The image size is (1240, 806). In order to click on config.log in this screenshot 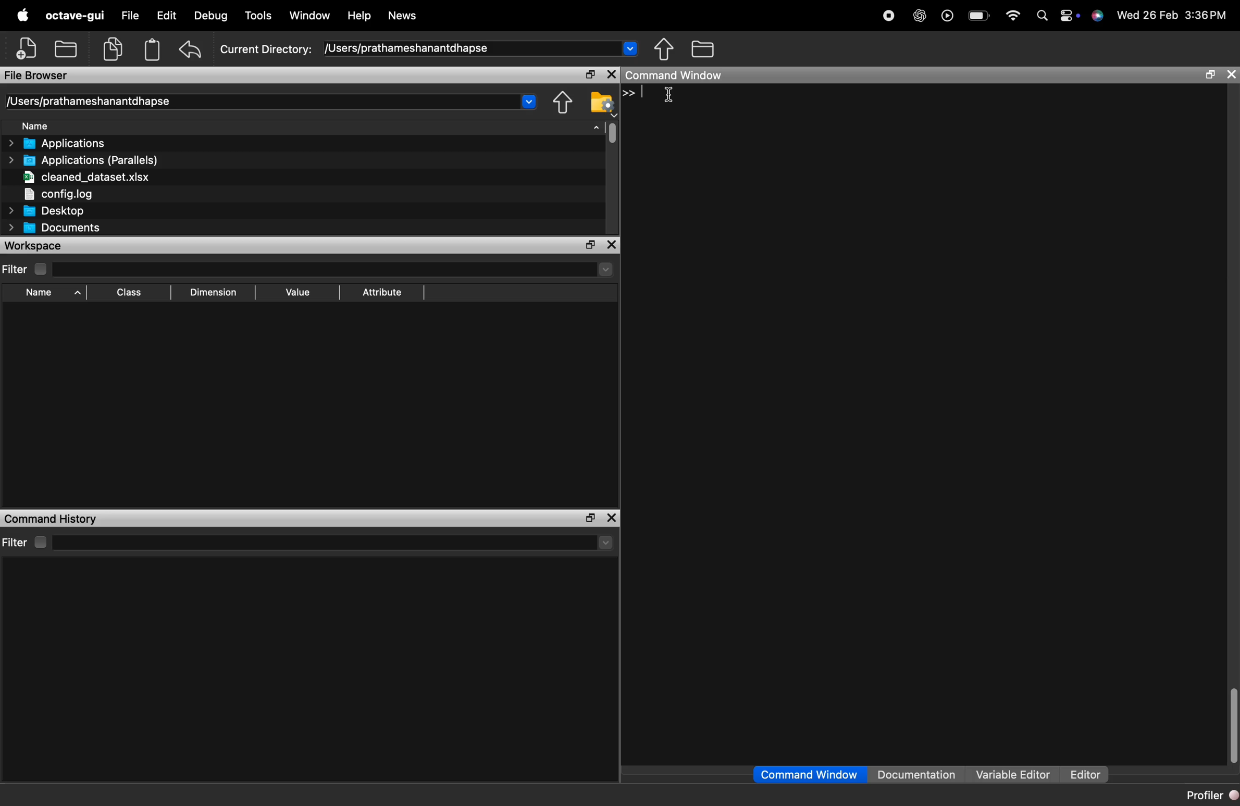, I will do `click(58, 195)`.